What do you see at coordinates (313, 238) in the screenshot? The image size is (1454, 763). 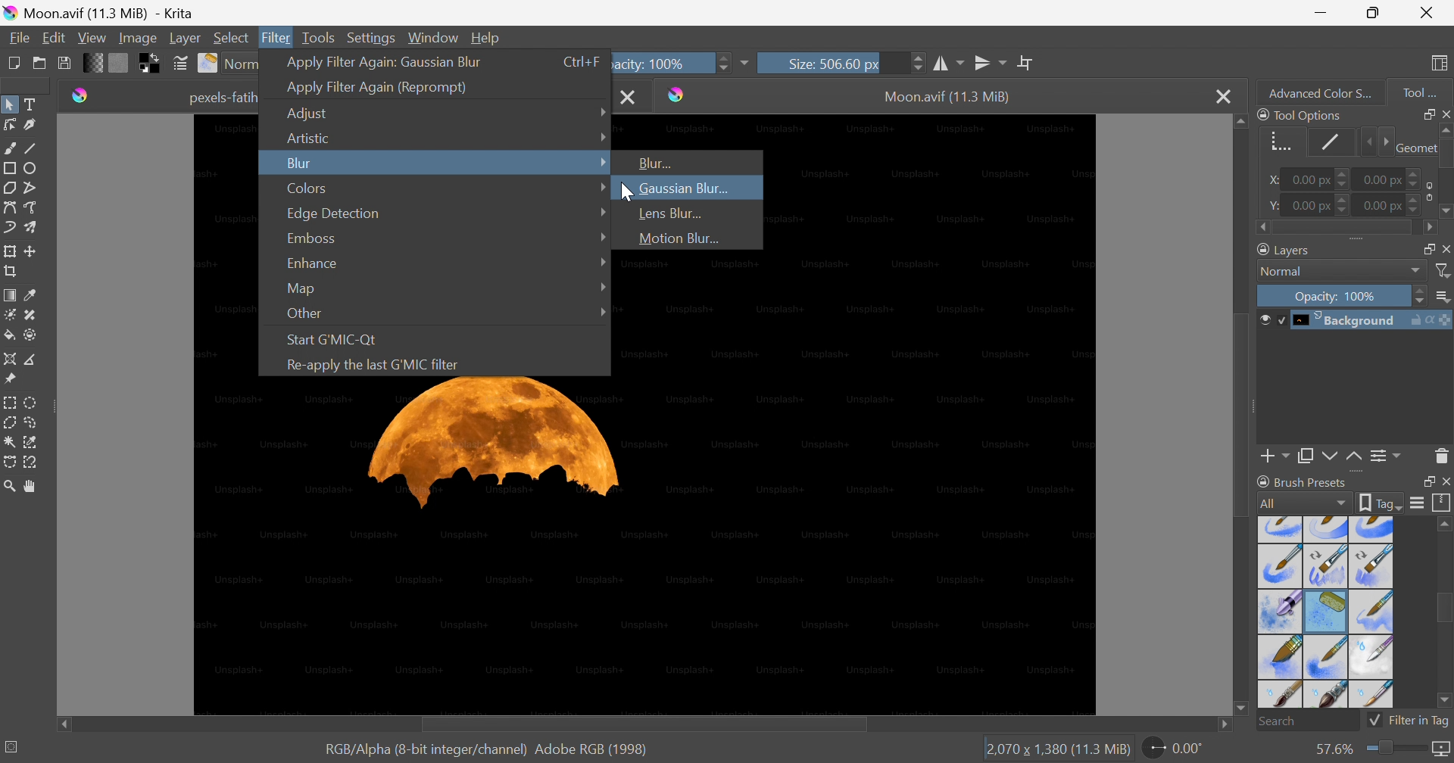 I see `Emboss` at bounding box center [313, 238].